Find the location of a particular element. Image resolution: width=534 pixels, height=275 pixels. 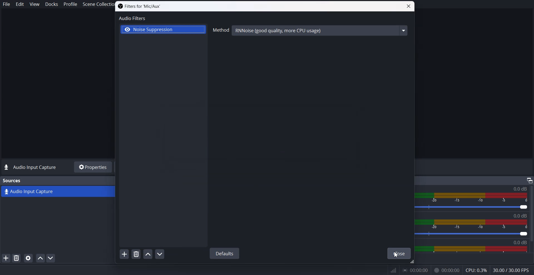

Text is located at coordinates (139, 6).